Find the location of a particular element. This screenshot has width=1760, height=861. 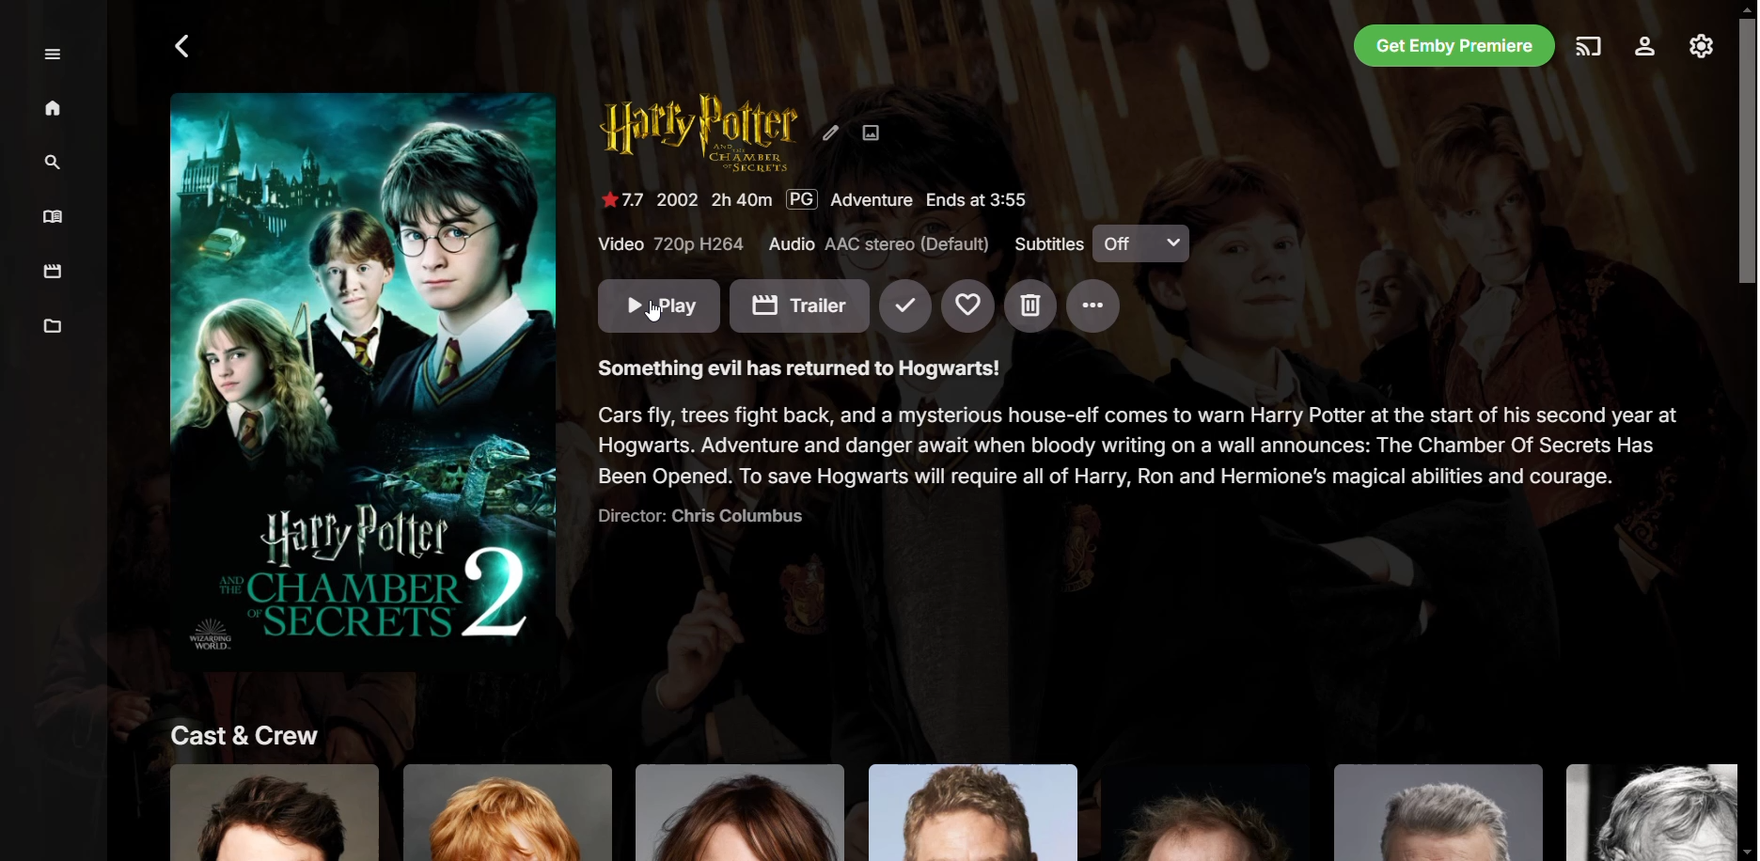

Movie Details is located at coordinates (828, 199).